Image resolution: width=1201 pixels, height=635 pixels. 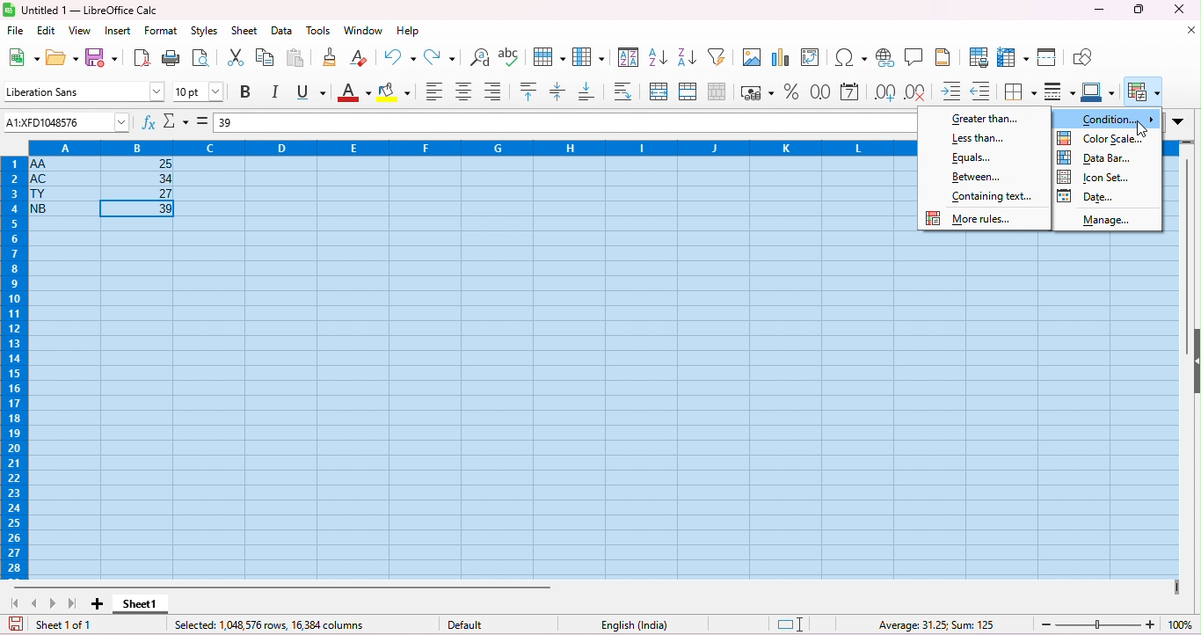 What do you see at coordinates (821, 91) in the screenshot?
I see `format as number` at bounding box center [821, 91].